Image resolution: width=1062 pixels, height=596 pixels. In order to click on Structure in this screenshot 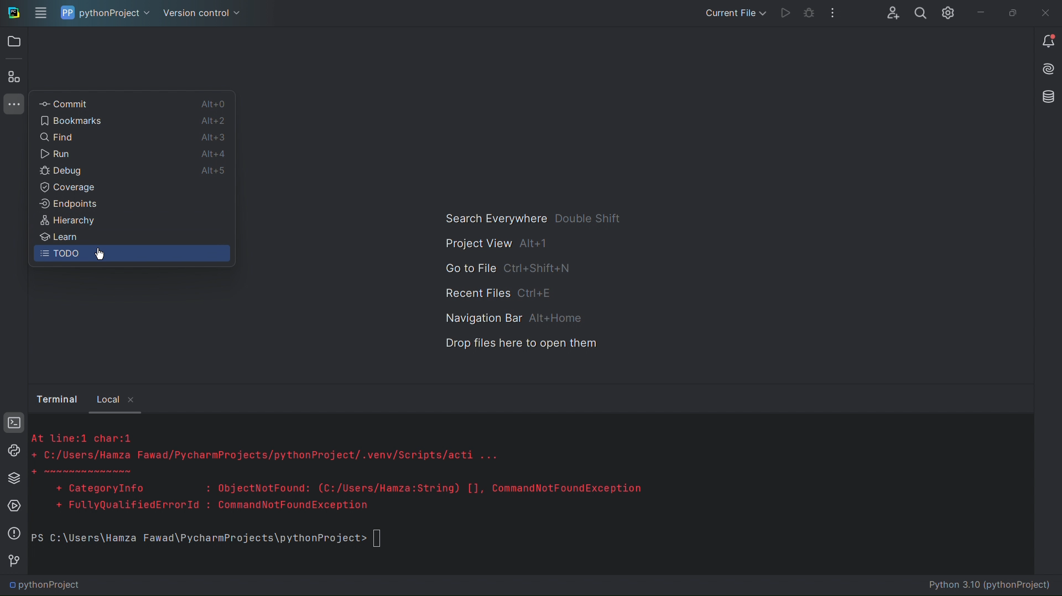, I will do `click(15, 76)`.